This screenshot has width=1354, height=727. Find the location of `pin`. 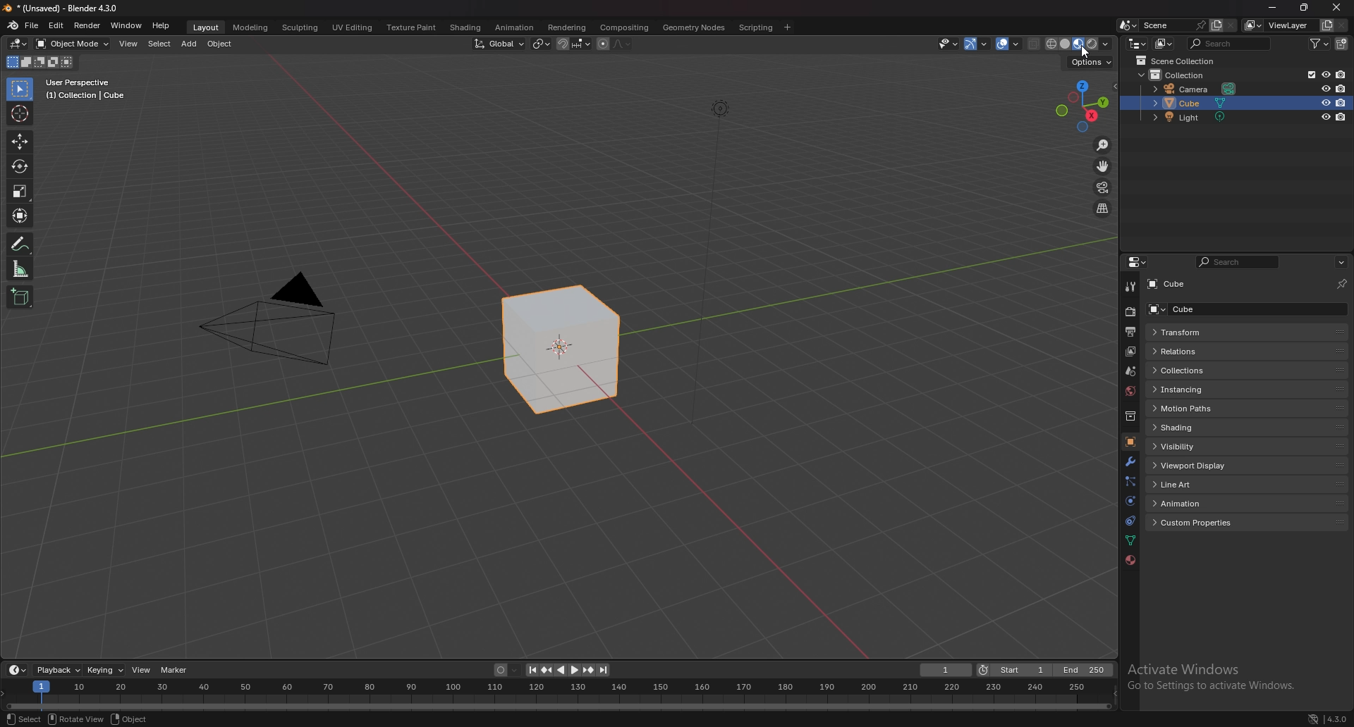

pin is located at coordinates (1341, 284).